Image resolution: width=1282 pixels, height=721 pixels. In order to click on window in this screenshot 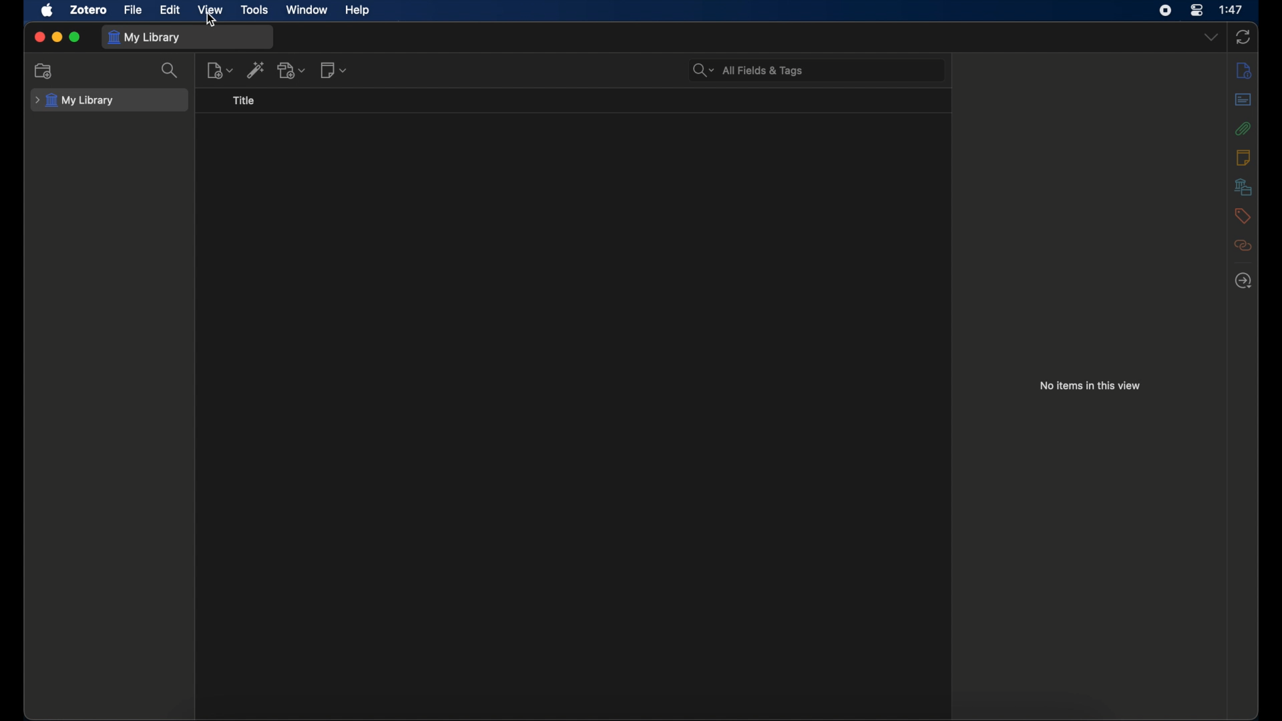, I will do `click(305, 9)`.